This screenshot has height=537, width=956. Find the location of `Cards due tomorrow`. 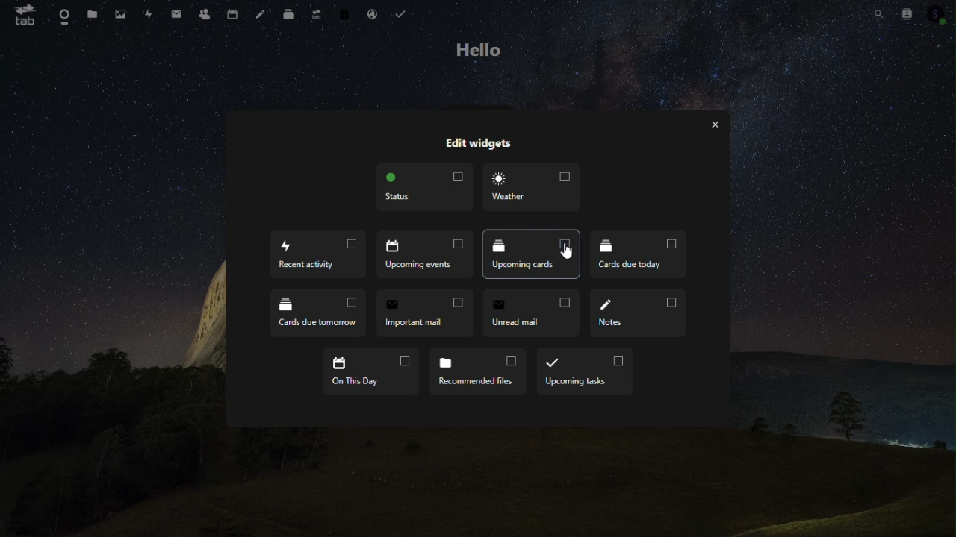

Cards due tomorrow is located at coordinates (309, 314).